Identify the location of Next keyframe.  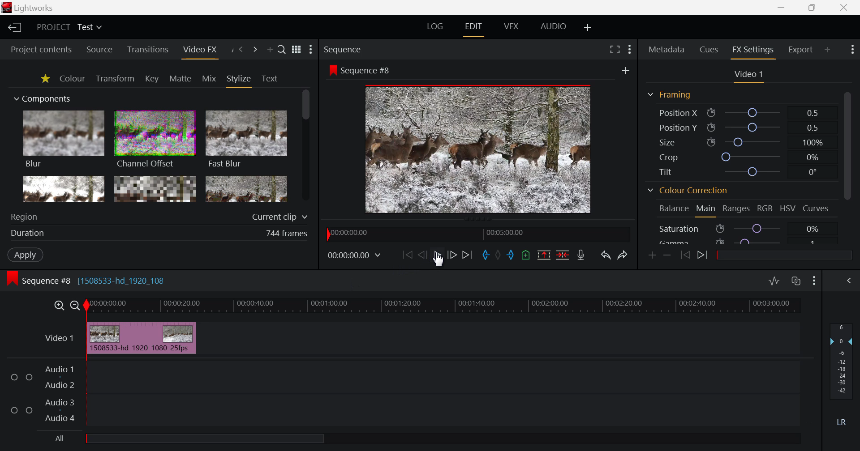
(703, 256).